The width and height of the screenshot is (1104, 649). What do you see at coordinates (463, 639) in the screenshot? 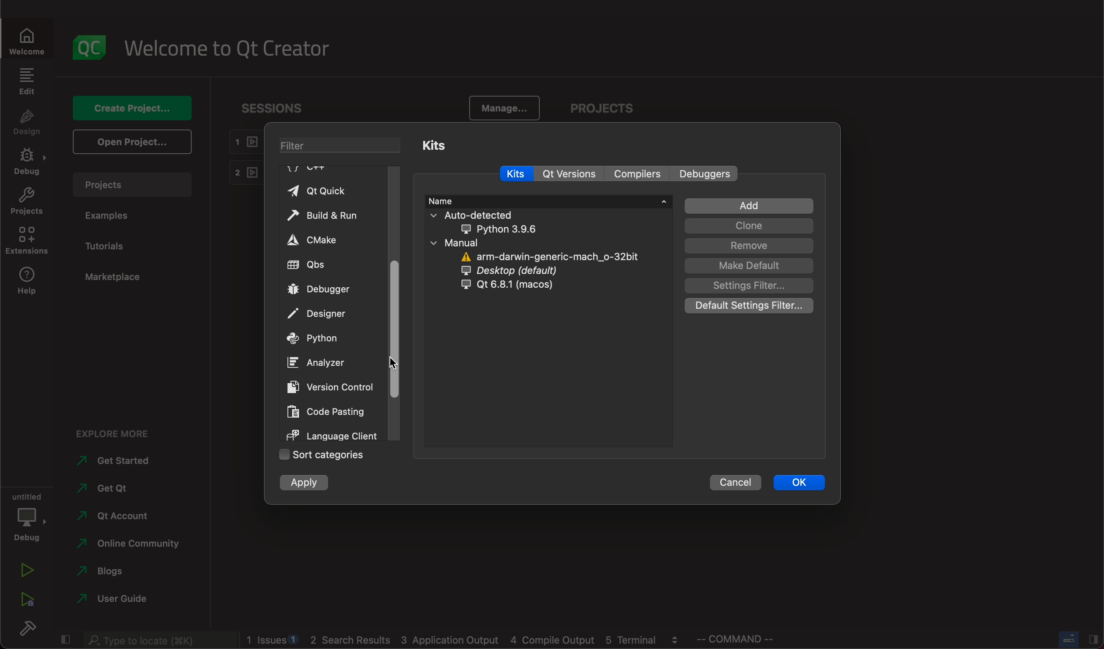
I see `logs` at bounding box center [463, 639].